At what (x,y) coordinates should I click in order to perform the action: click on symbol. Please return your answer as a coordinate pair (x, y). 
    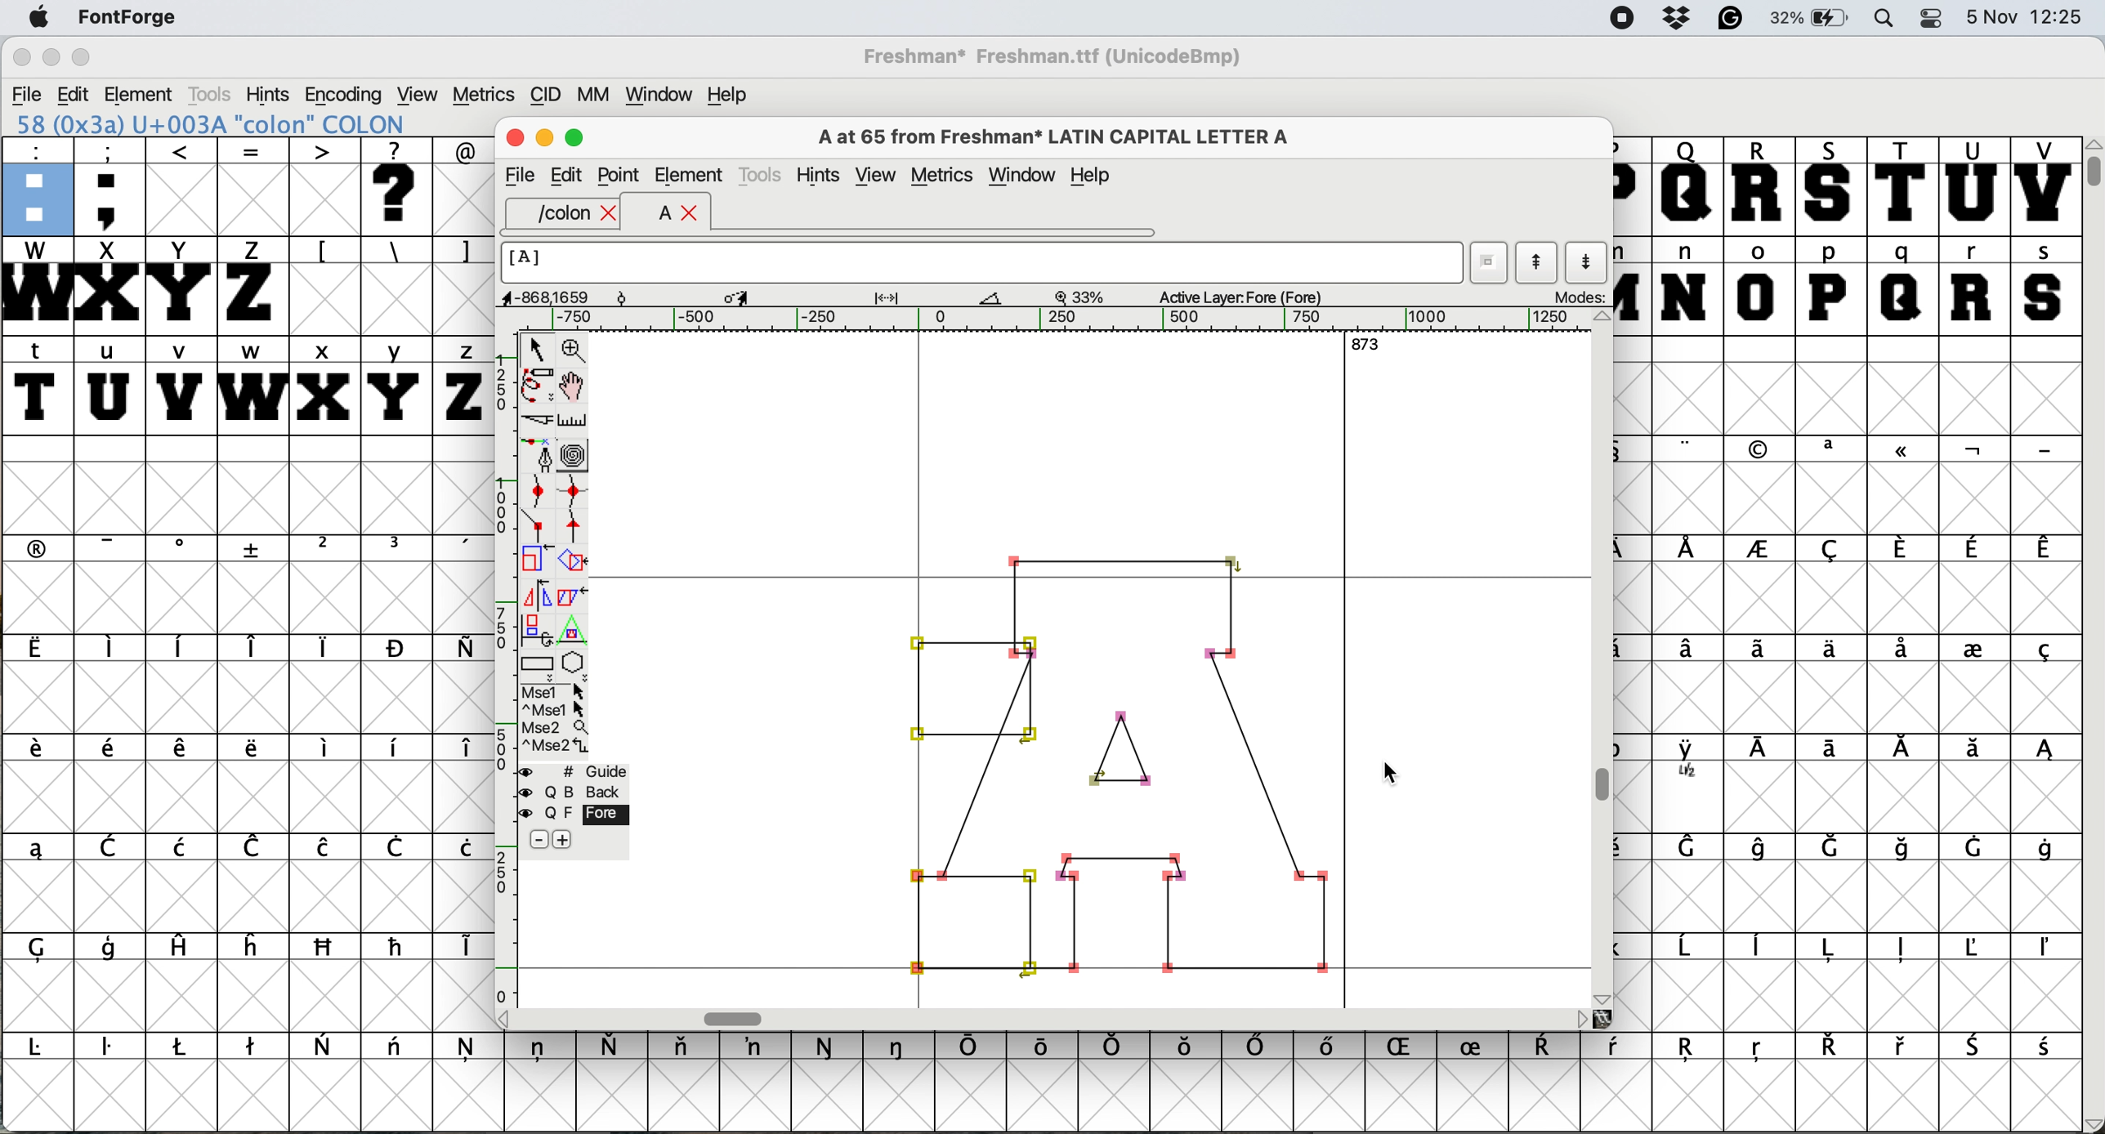
    Looking at the image, I should click on (115, 547).